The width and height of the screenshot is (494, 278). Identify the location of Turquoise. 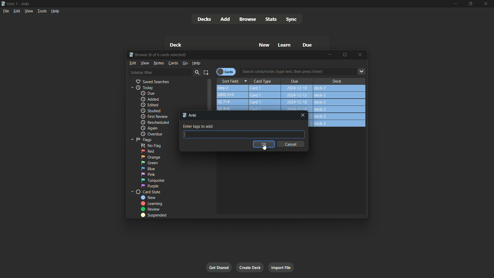
(152, 180).